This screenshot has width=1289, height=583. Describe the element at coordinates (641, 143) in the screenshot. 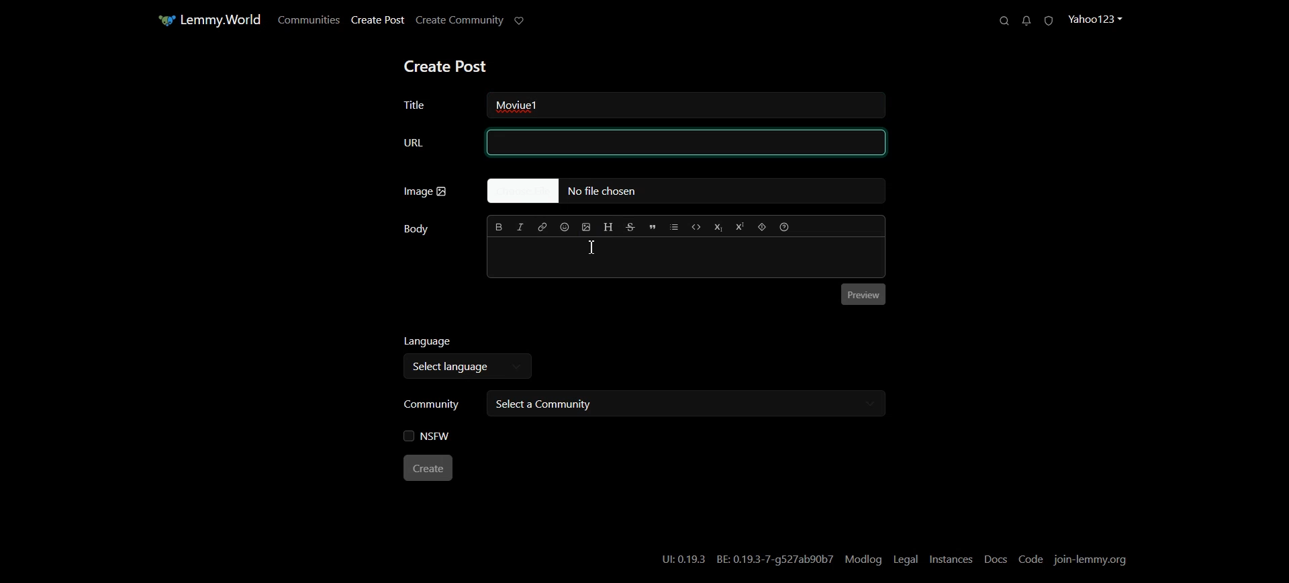

I see `URL` at that location.